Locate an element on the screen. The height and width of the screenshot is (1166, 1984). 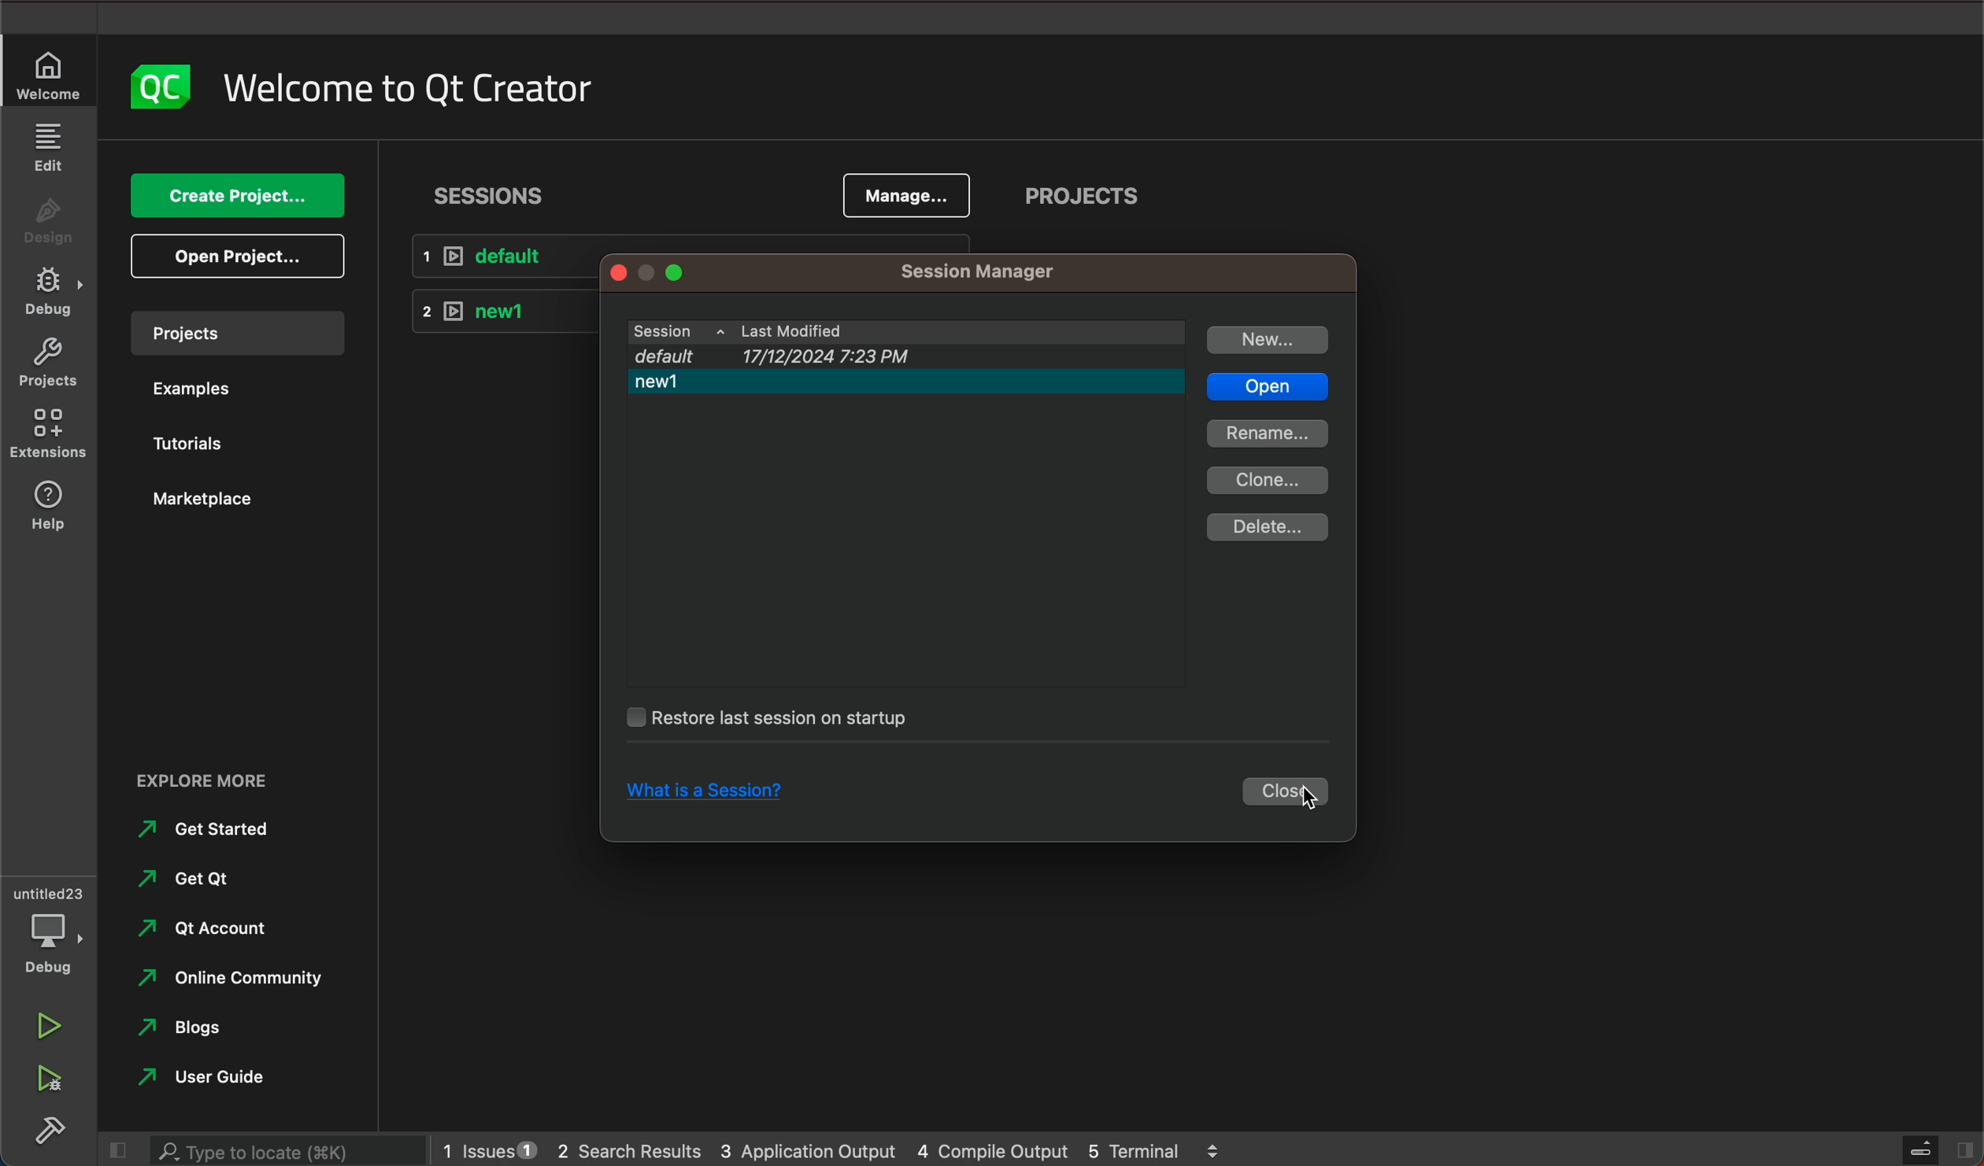
search results is located at coordinates (628, 1149).